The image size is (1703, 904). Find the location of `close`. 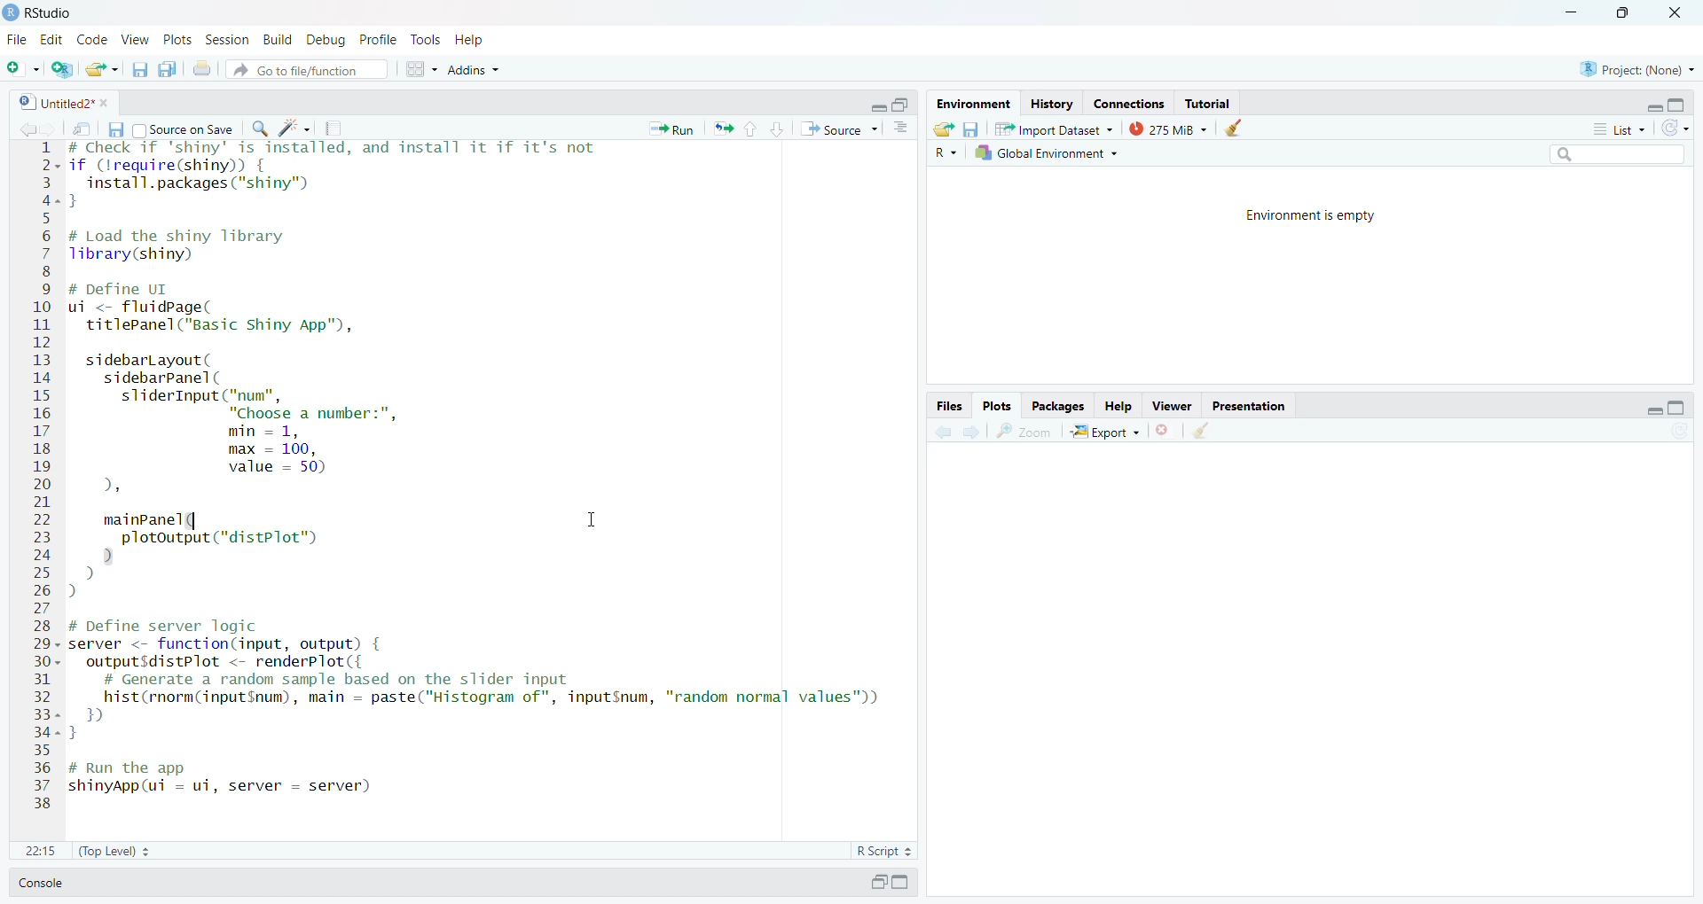

close is located at coordinates (1160, 430).